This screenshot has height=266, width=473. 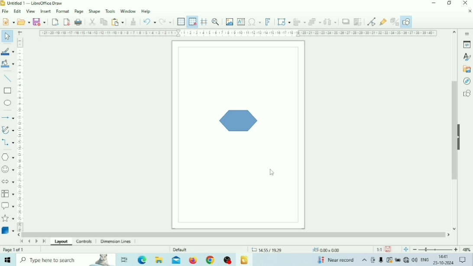 What do you see at coordinates (44, 242) in the screenshot?
I see `Scroll to last page` at bounding box center [44, 242].